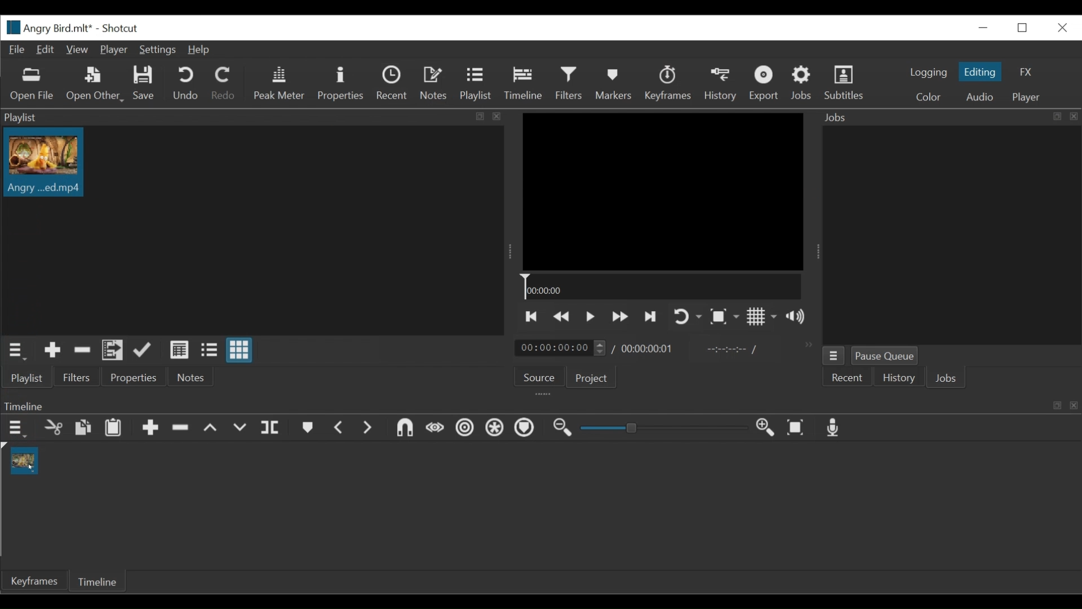  What do you see at coordinates (145, 84) in the screenshot?
I see `Save` at bounding box center [145, 84].